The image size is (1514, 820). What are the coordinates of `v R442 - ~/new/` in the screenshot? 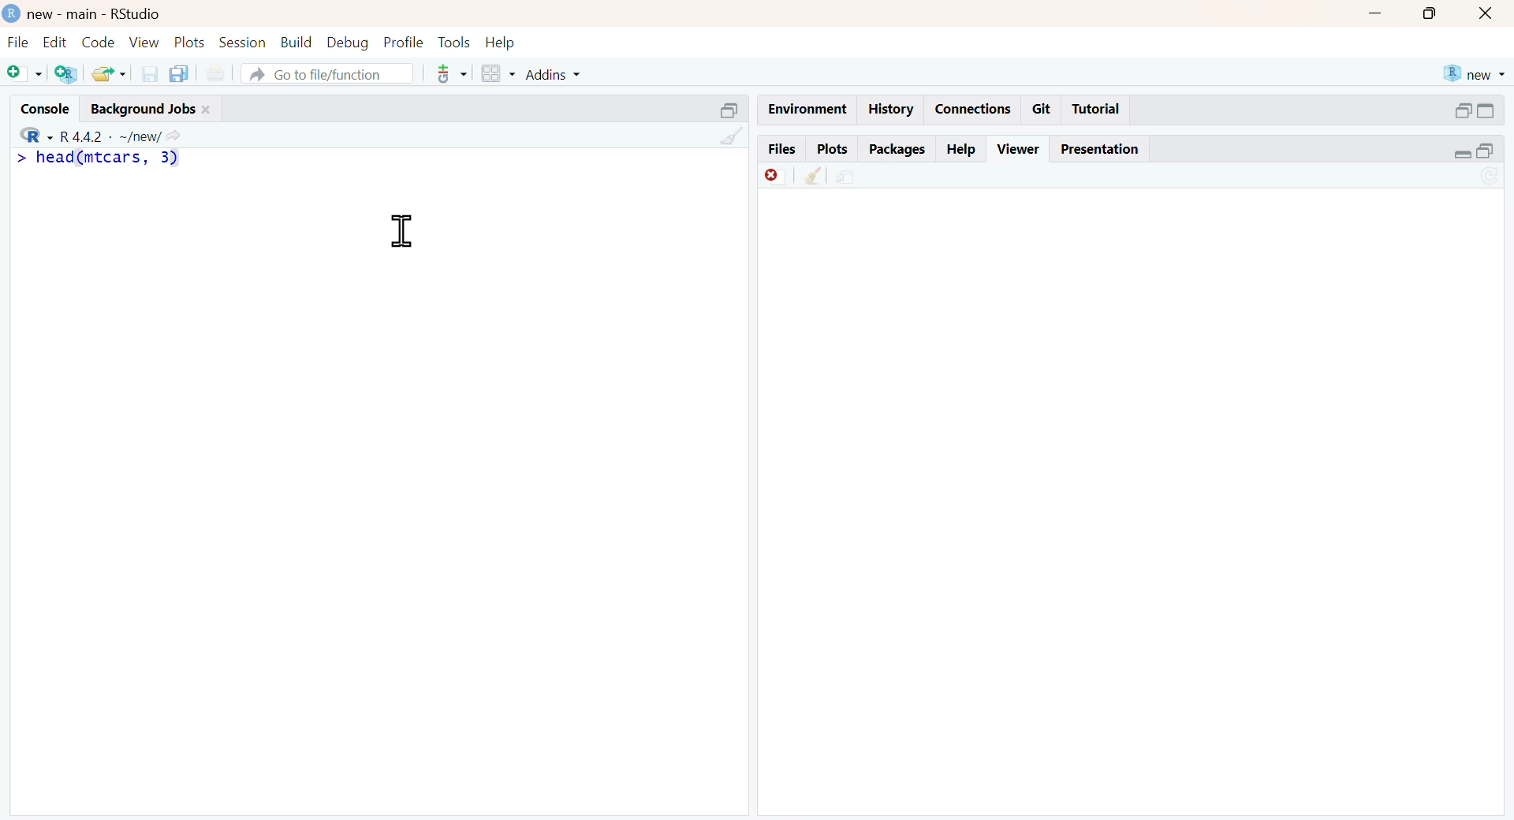 It's located at (130, 135).